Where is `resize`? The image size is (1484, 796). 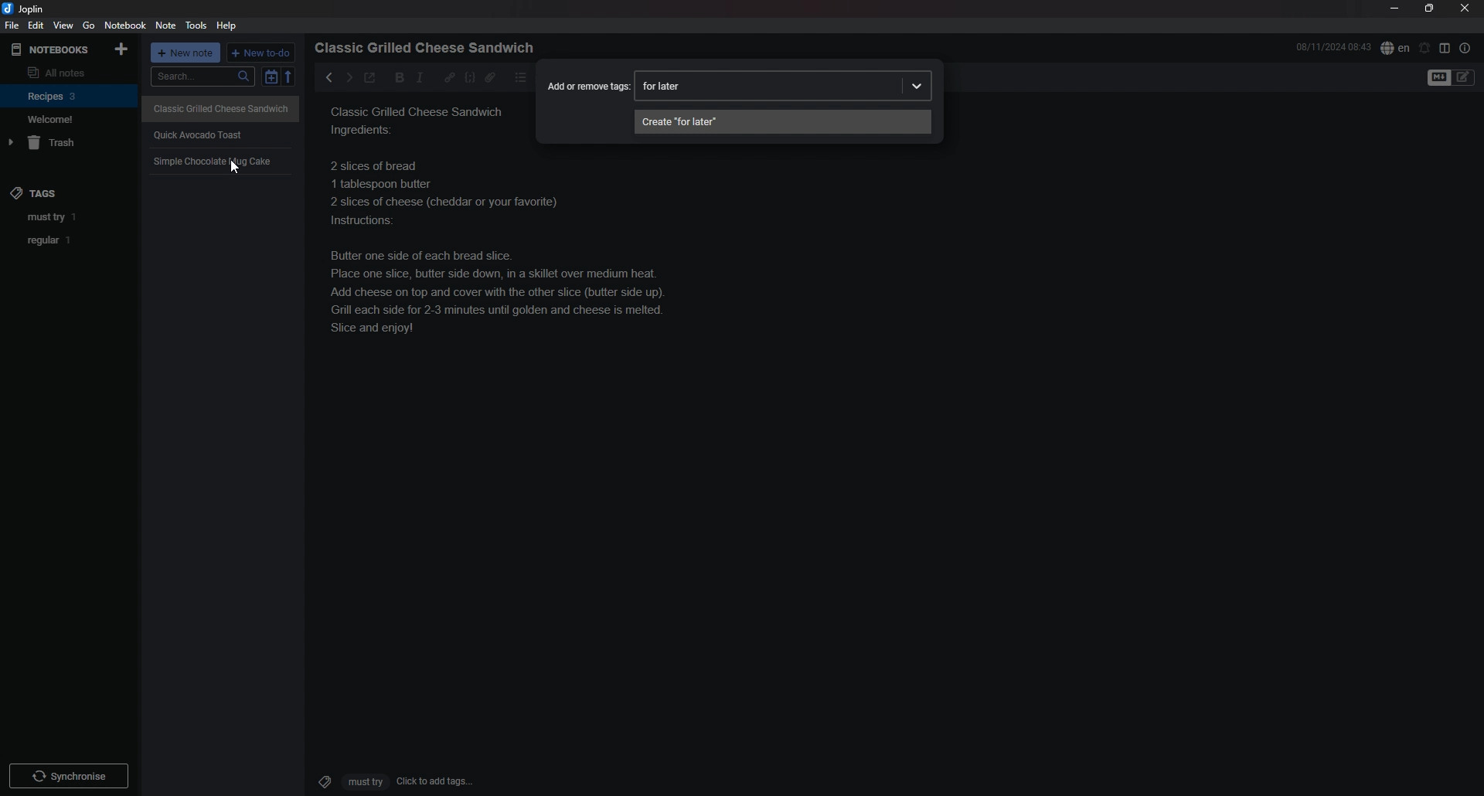 resize is located at coordinates (1429, 9).